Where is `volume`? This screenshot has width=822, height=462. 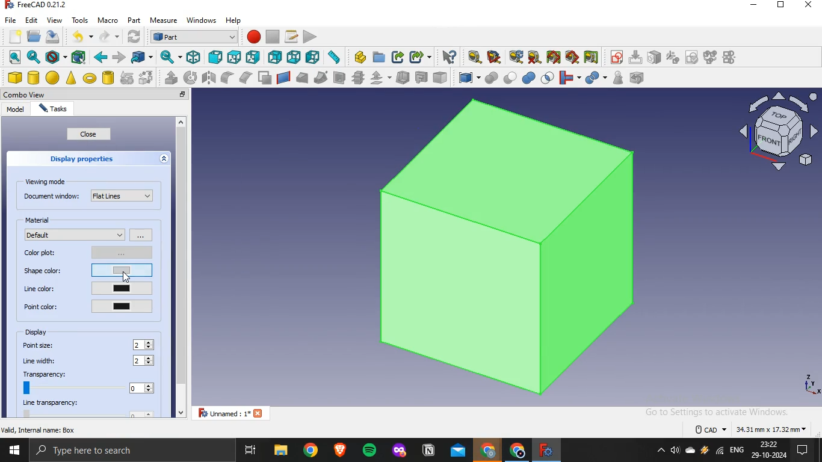 volume is located at coordinates (675, 451).